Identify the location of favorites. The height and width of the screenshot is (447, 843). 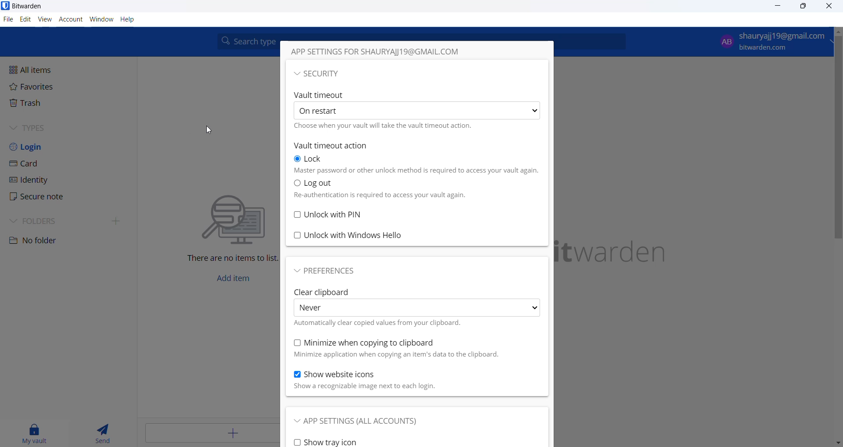
(81, 86).